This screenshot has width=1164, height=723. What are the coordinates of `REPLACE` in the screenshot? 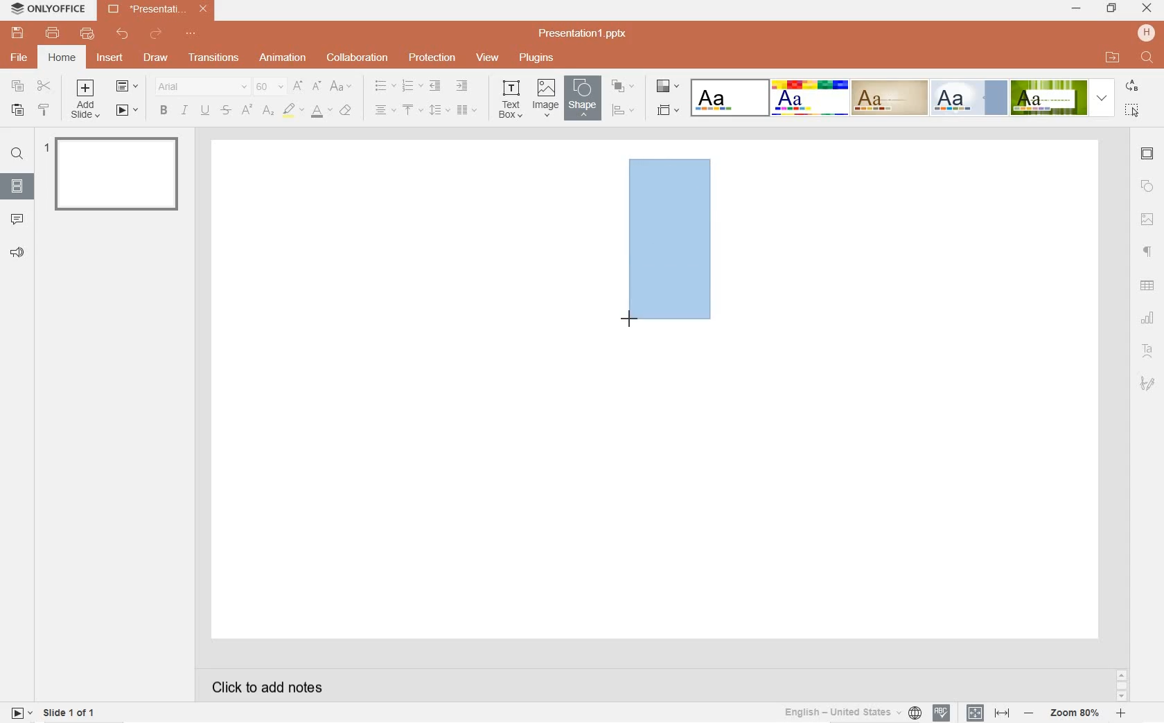 It's located at (1131, 87).